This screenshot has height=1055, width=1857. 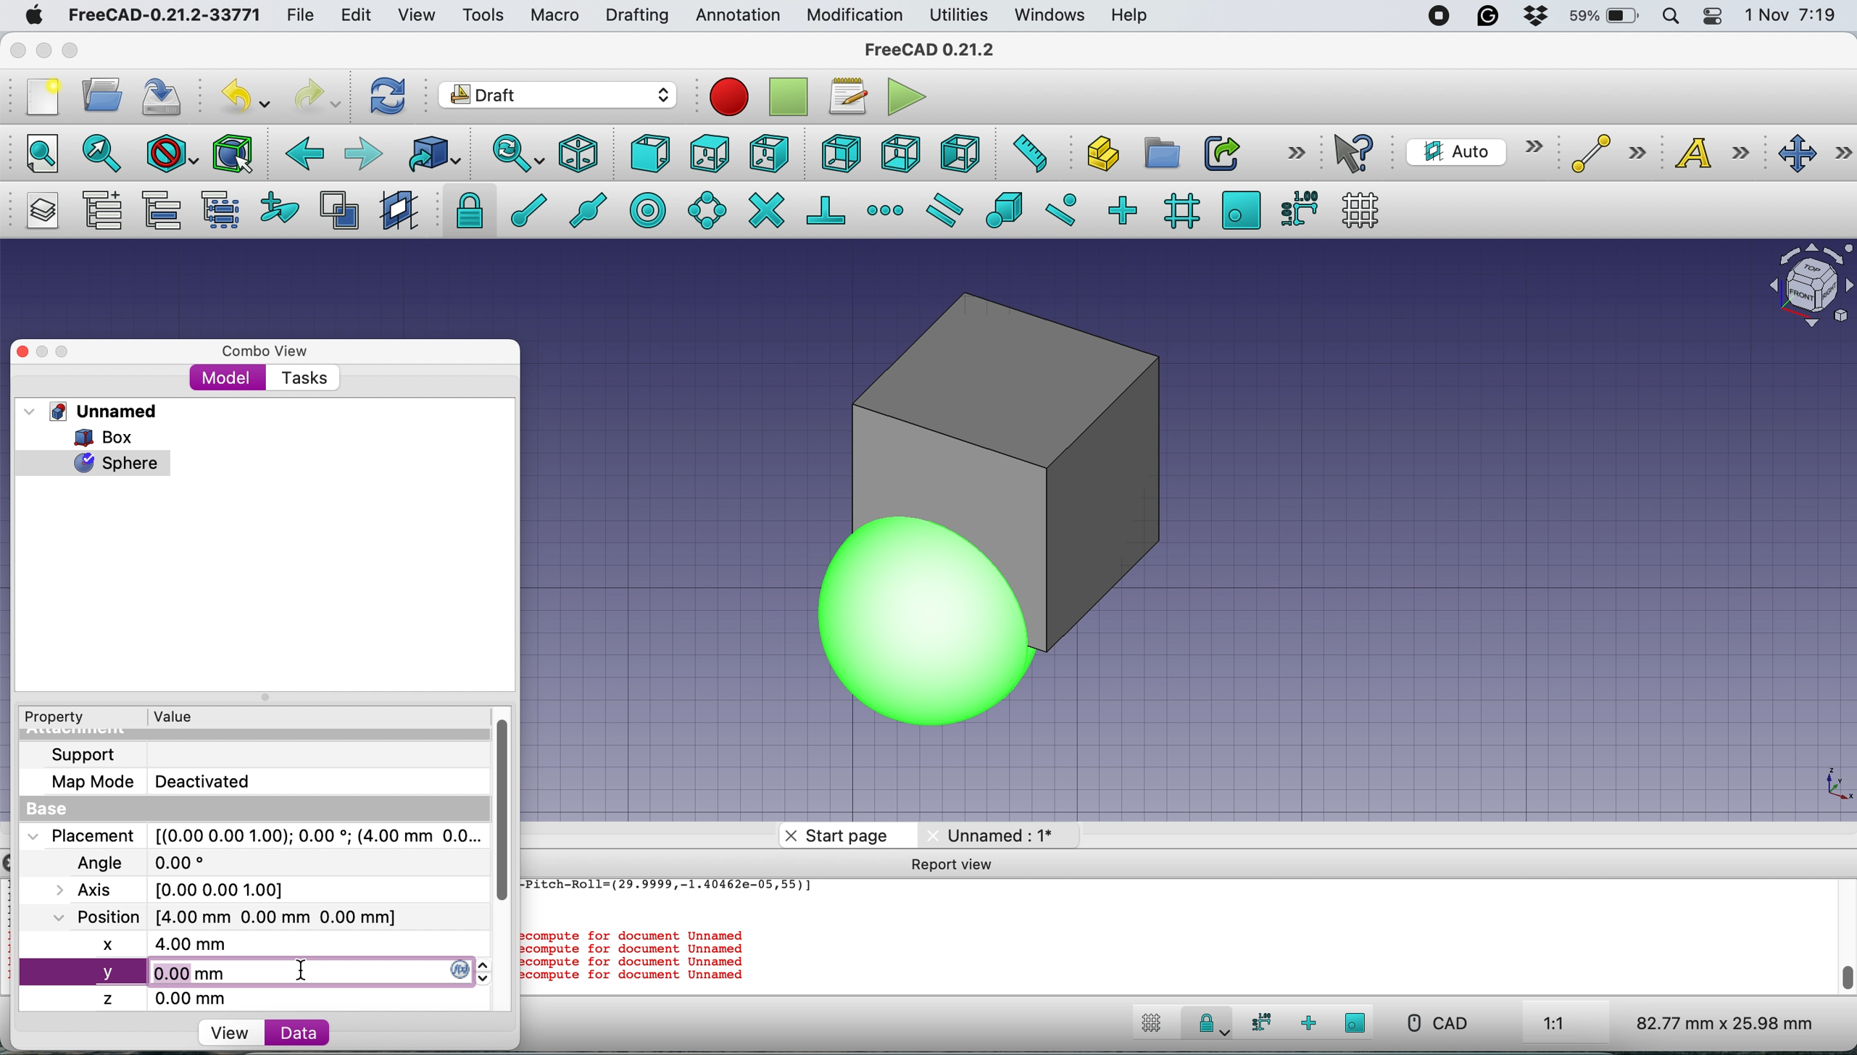 What do you see at coordinates (1356, 153) in the screenshot?
I see `what's this` at bounding box center [1356, 153].